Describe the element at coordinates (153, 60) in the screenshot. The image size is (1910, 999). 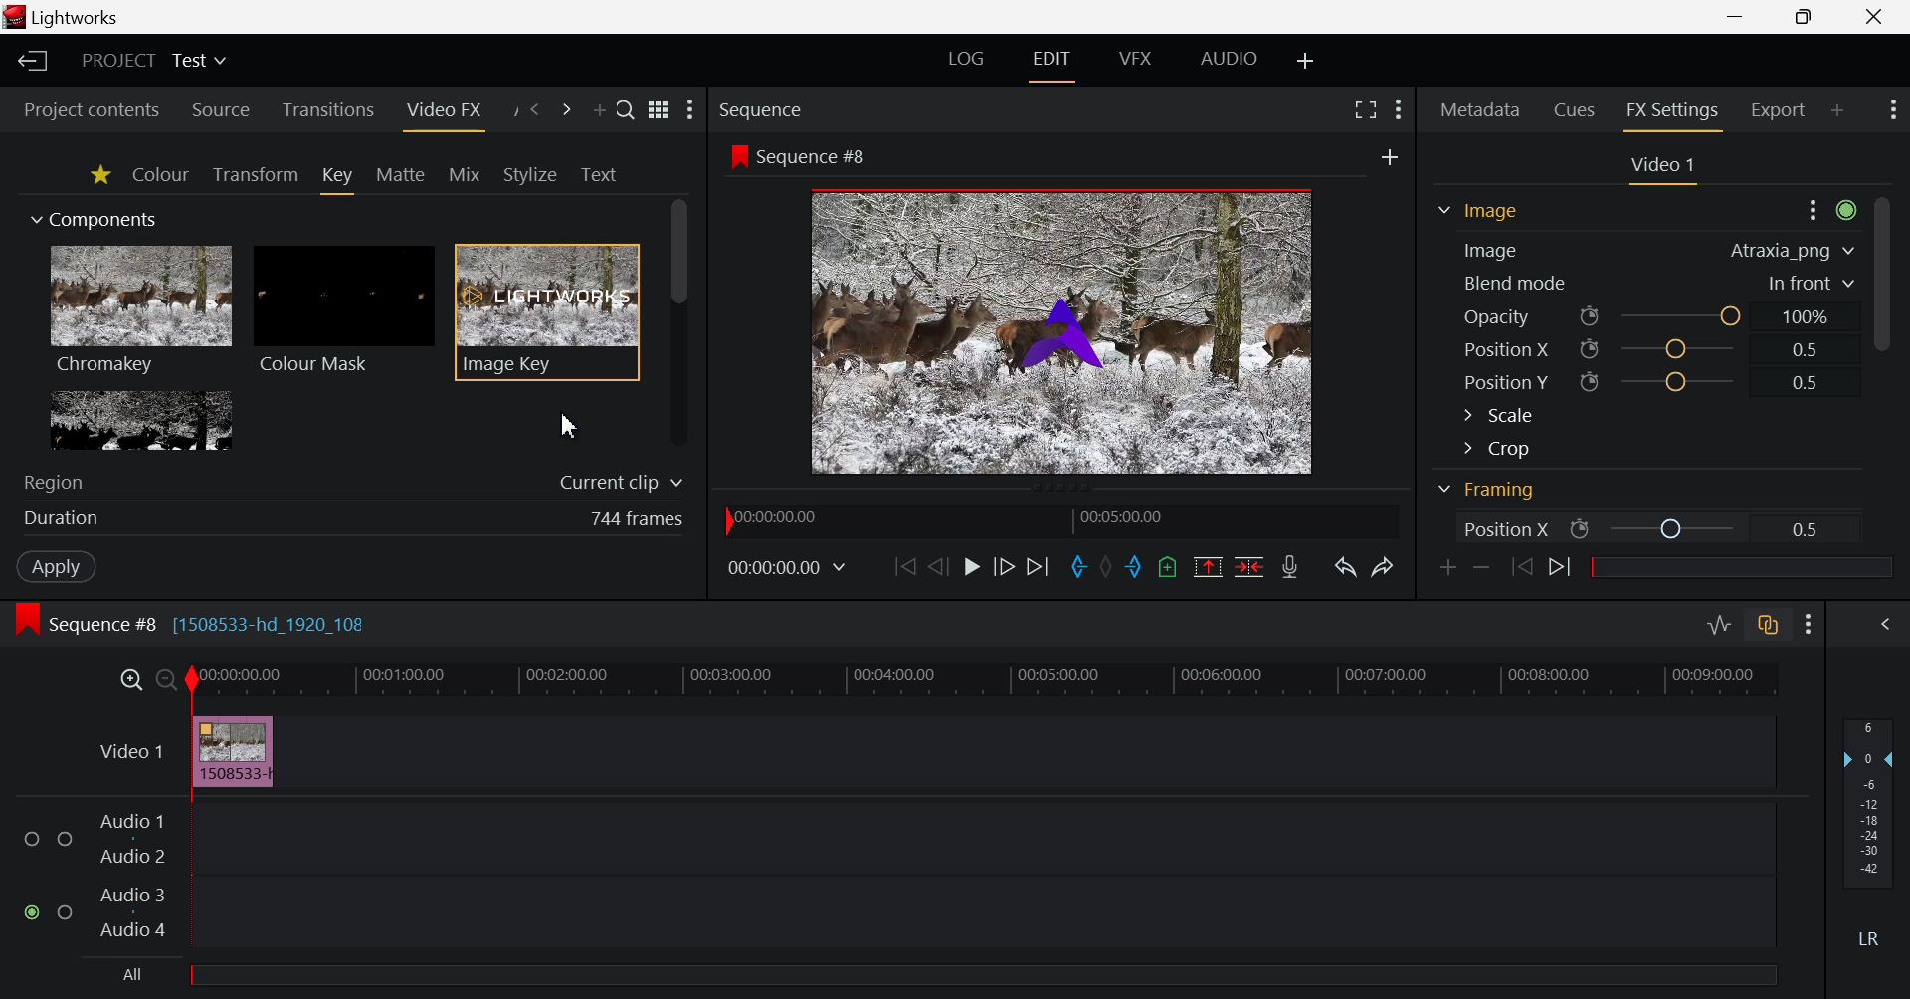
I see `Project Title` at that location.